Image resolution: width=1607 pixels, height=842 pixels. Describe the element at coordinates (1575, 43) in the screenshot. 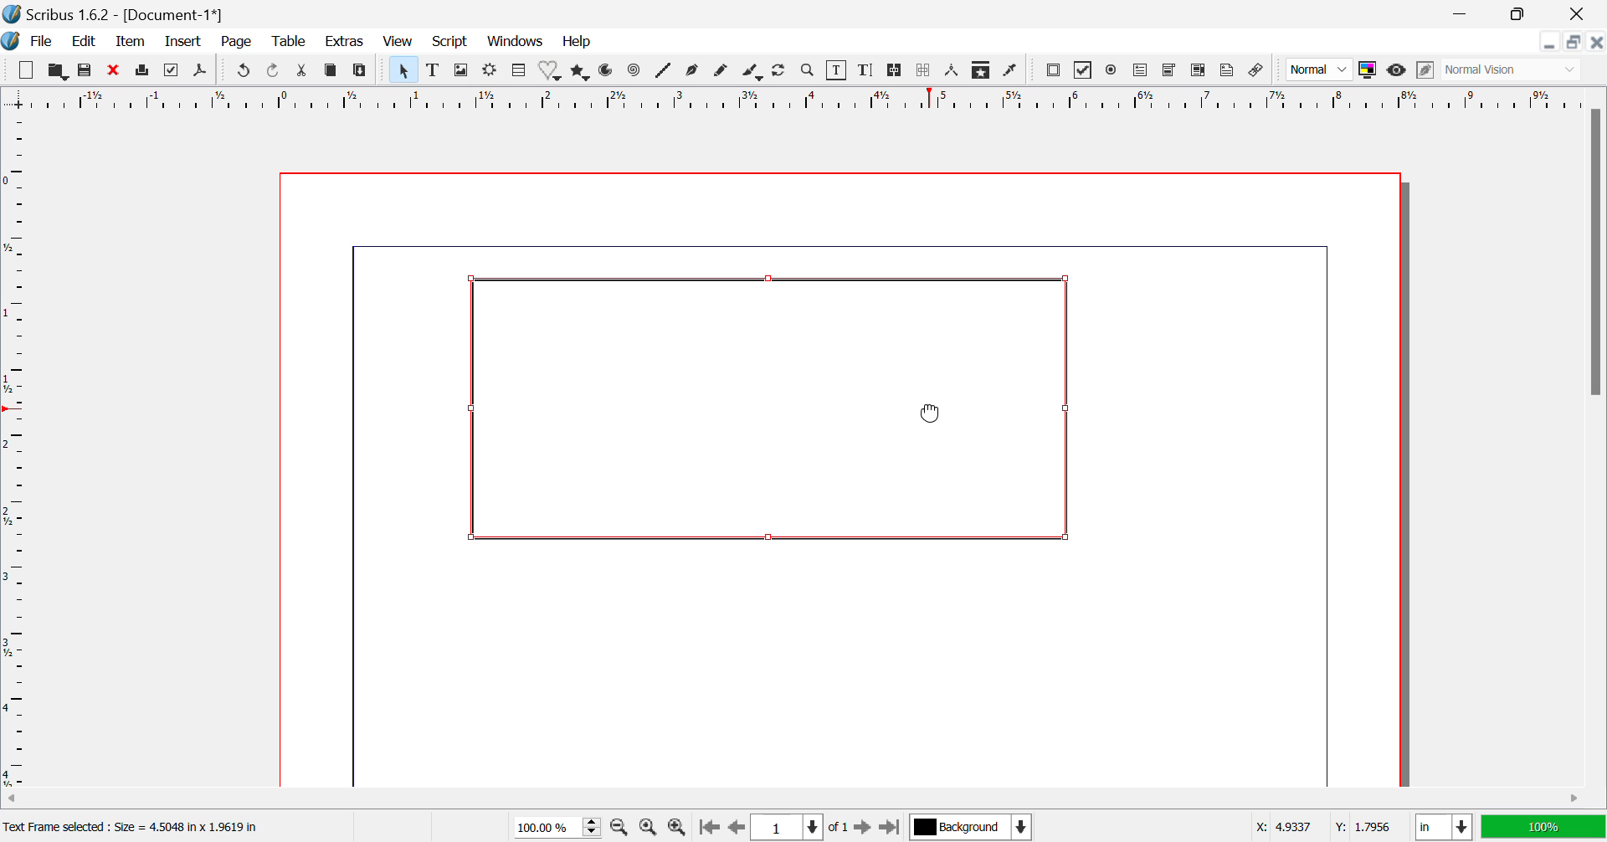

I see `Minimize` at that location.